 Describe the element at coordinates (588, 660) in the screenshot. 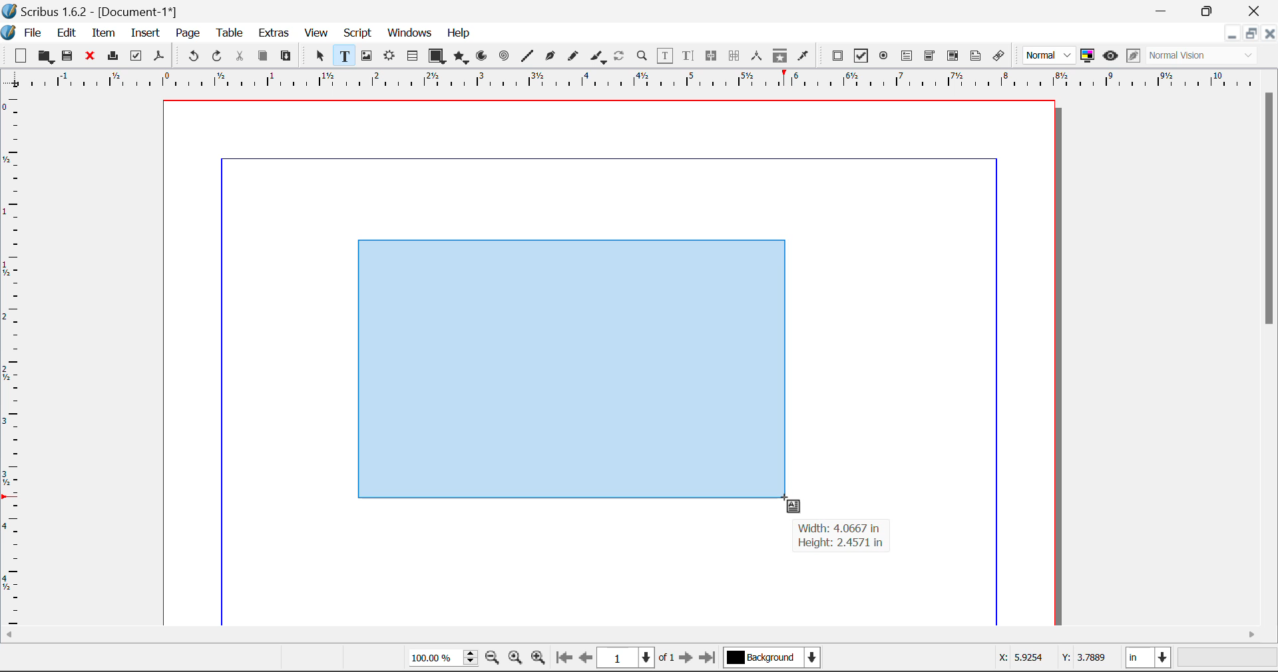

I see `Previous Page` at that location.